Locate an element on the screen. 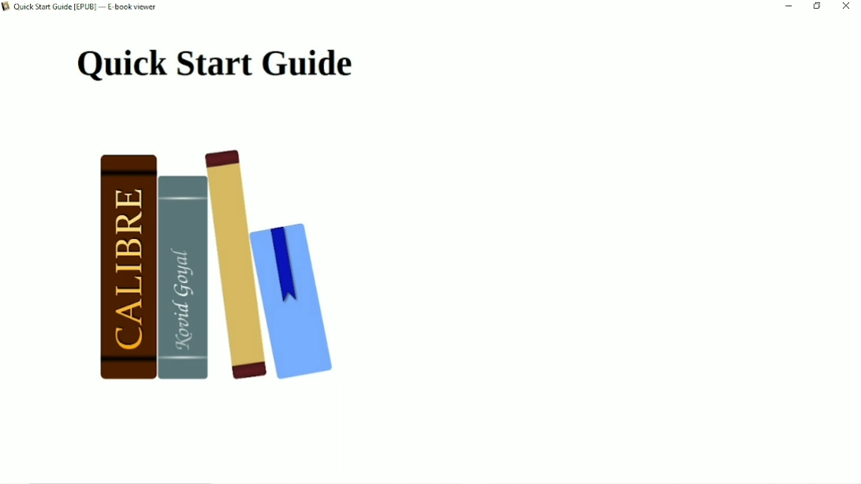 This screenshot has width=861, height=484. logo is located at coordinates (6, 8).